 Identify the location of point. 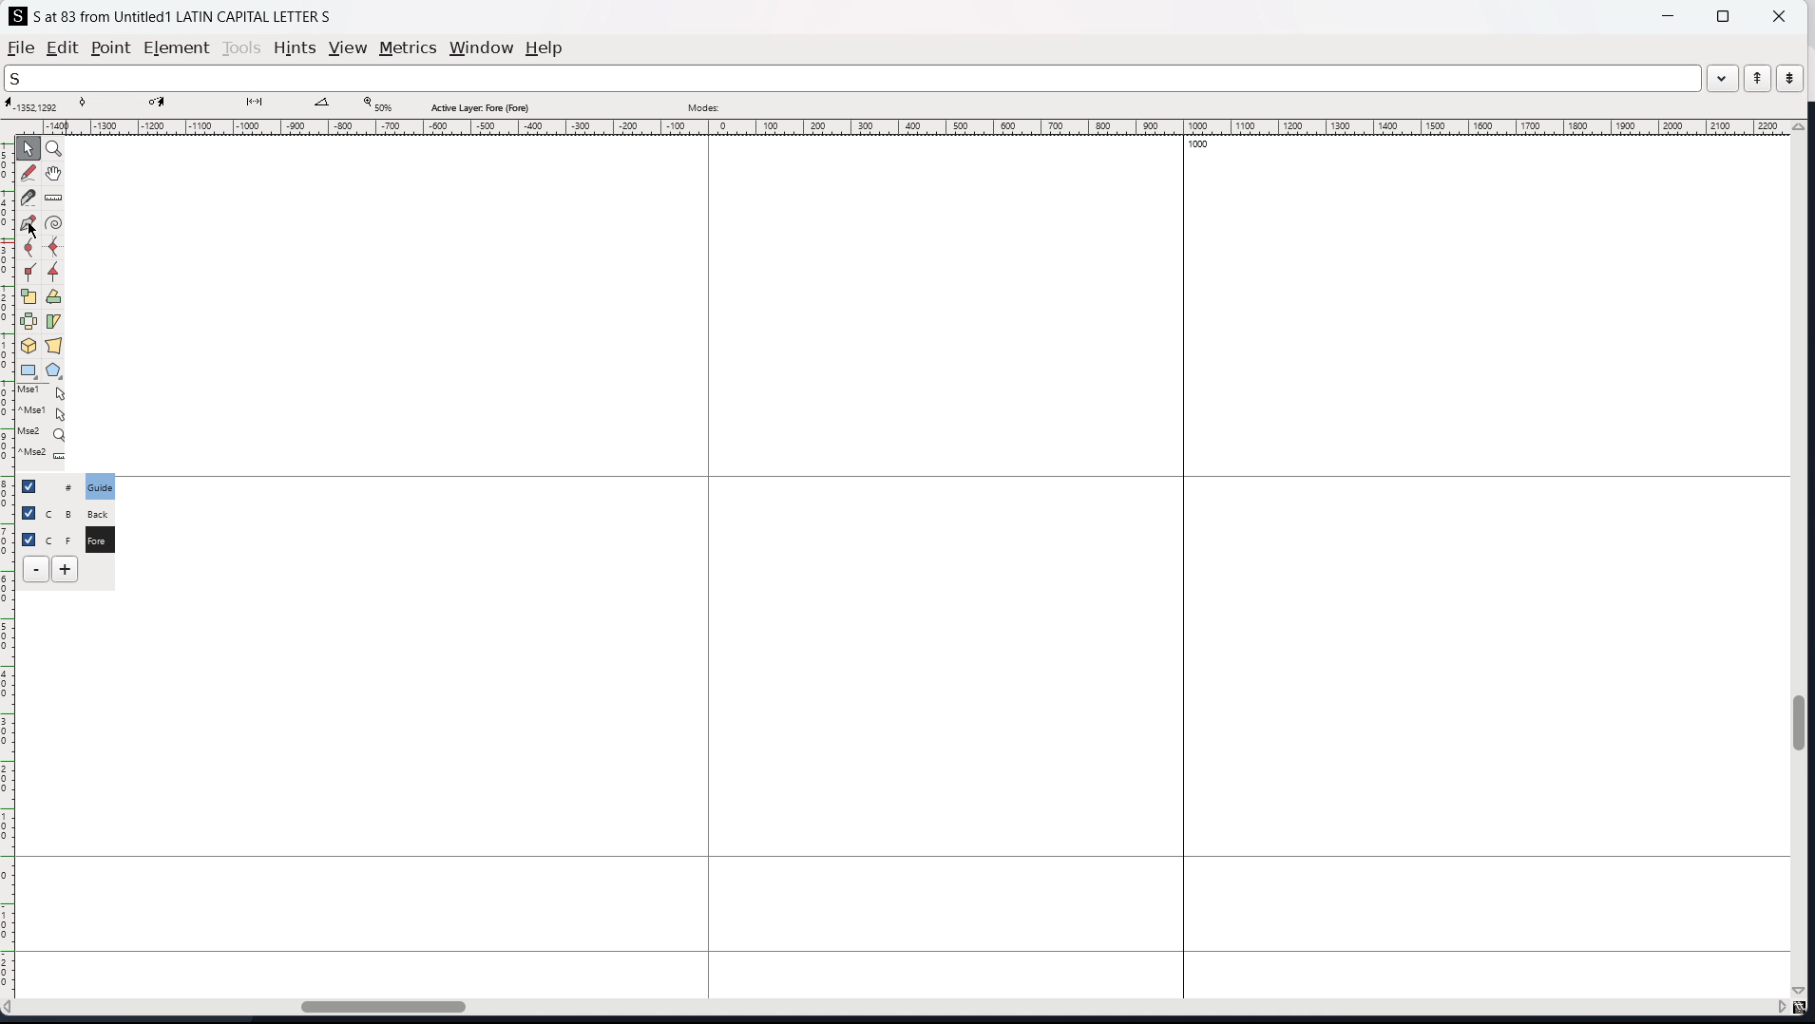
(109, 49).